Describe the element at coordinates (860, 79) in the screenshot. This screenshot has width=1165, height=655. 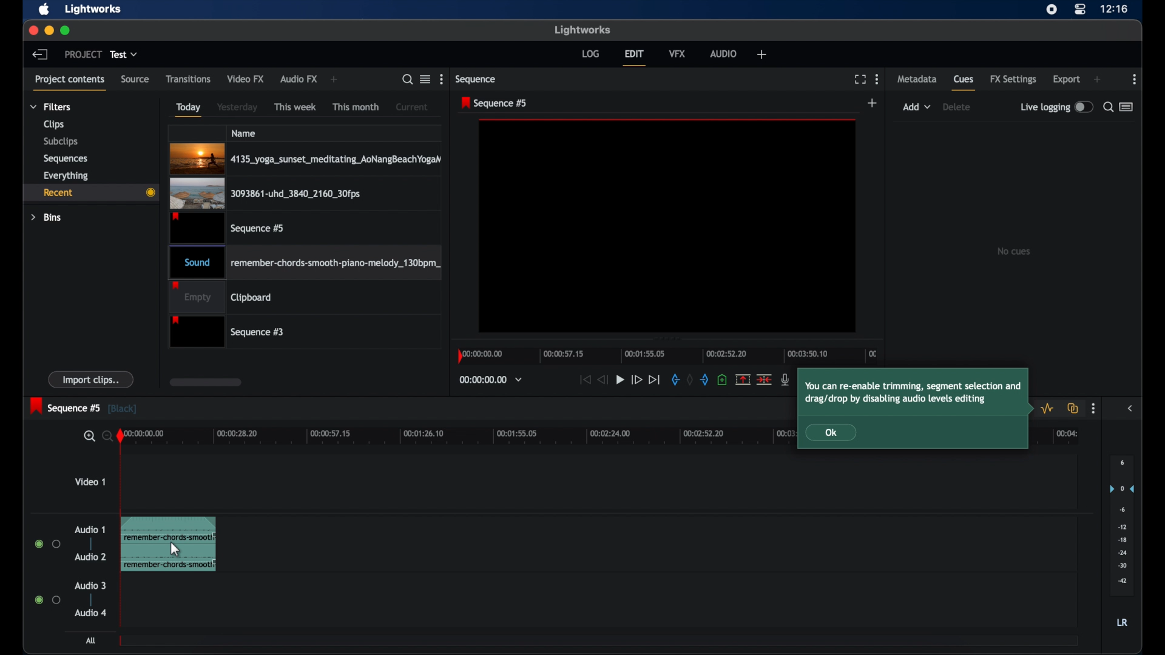
I see `full screen` at that location.